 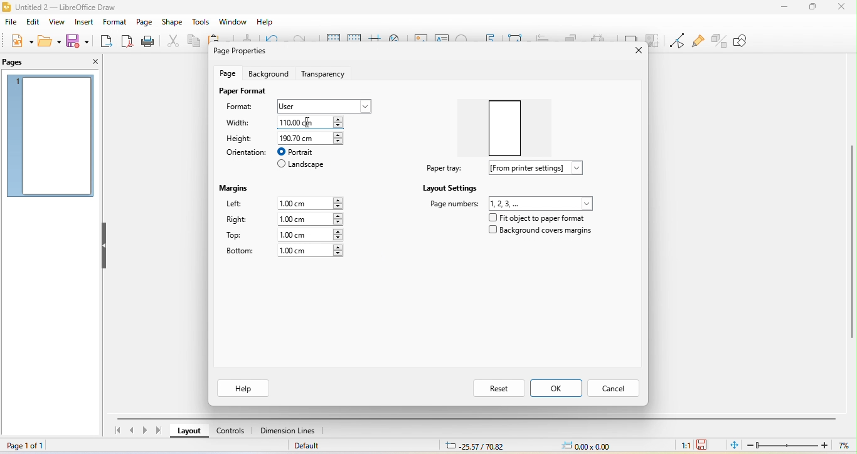 I want to click on show gluepoint function, so click(x=696, y=41).